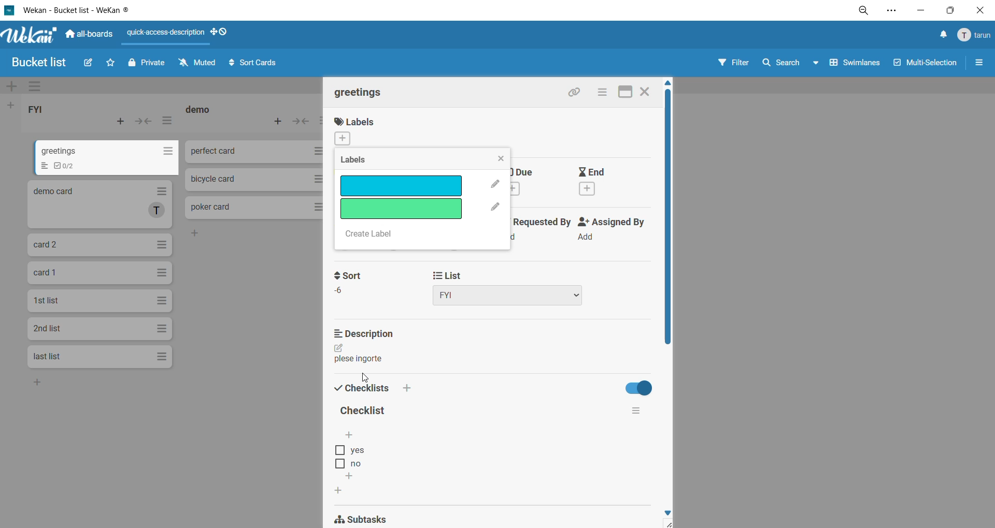 This screenshot has width=995, height=528. What do you see at coordinates (578, 92) in the screenshot?
I see `copy link` at bounding box center [578, 92].